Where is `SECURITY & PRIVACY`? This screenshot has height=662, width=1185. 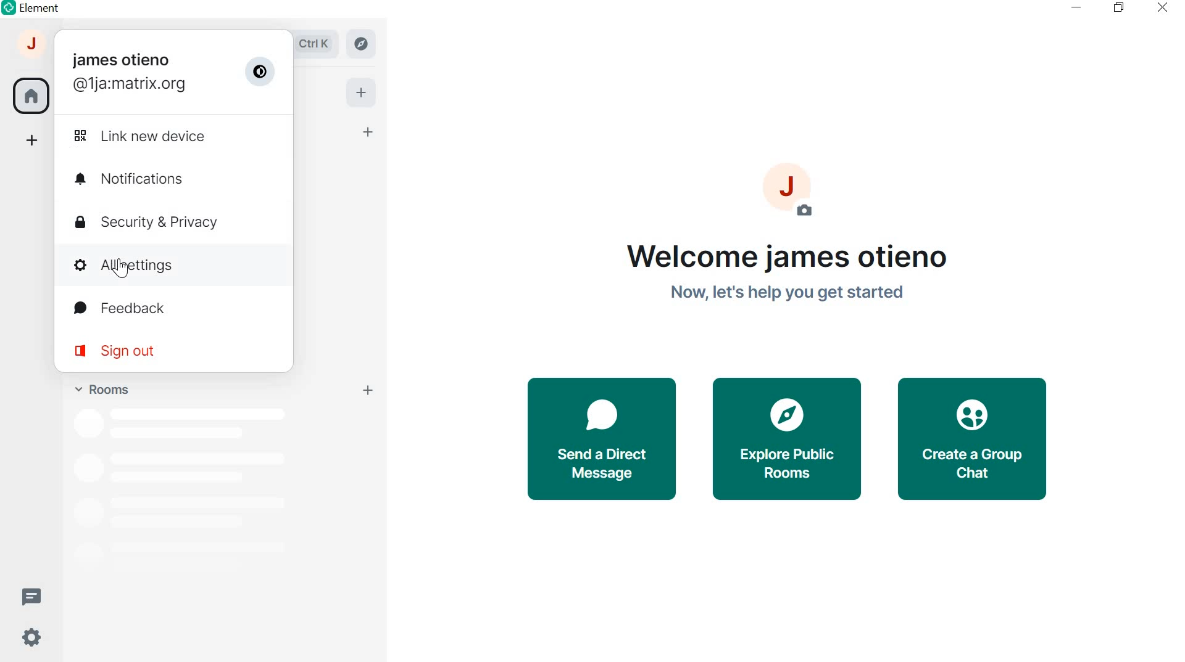 SECURITY & PRIVACY is located at coordinates (167, 223).